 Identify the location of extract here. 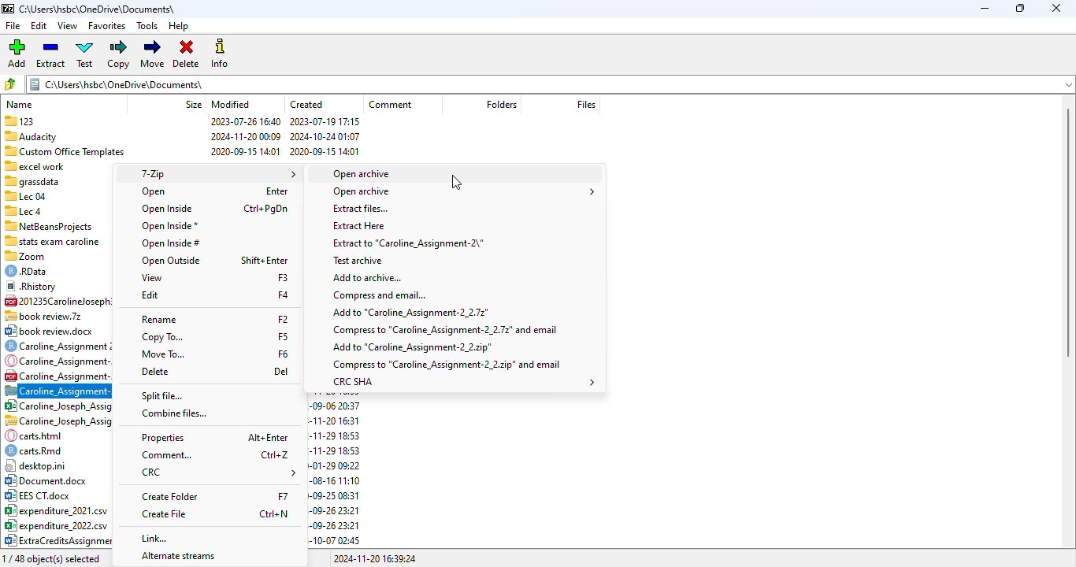
(359, 226).